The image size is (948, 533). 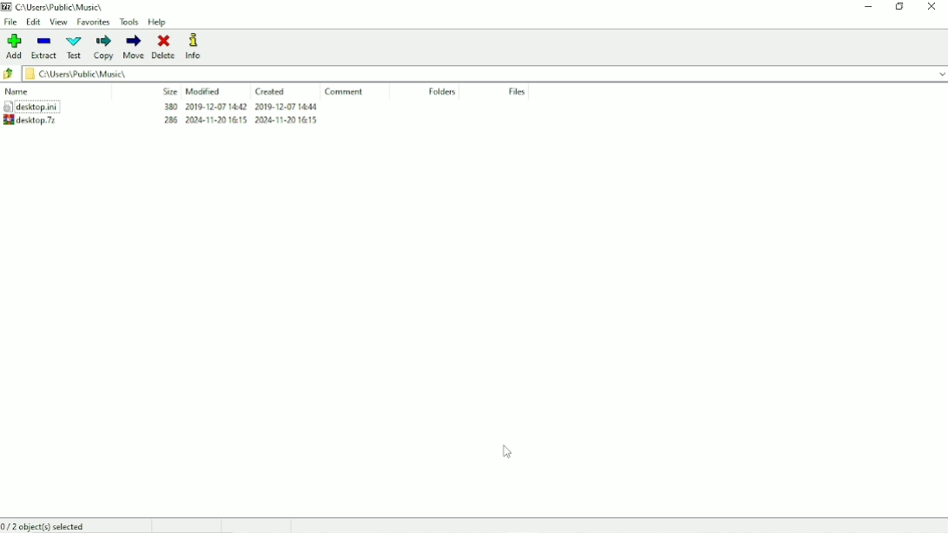 I want to click on File, so click(x=517, y=92).